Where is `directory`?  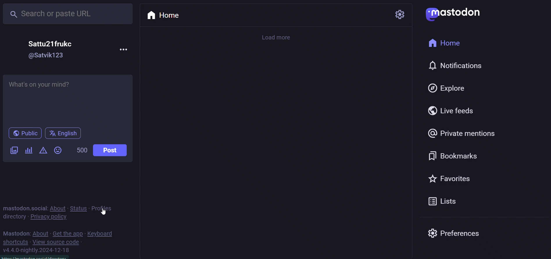 directory is located at coordinates (15, 217).